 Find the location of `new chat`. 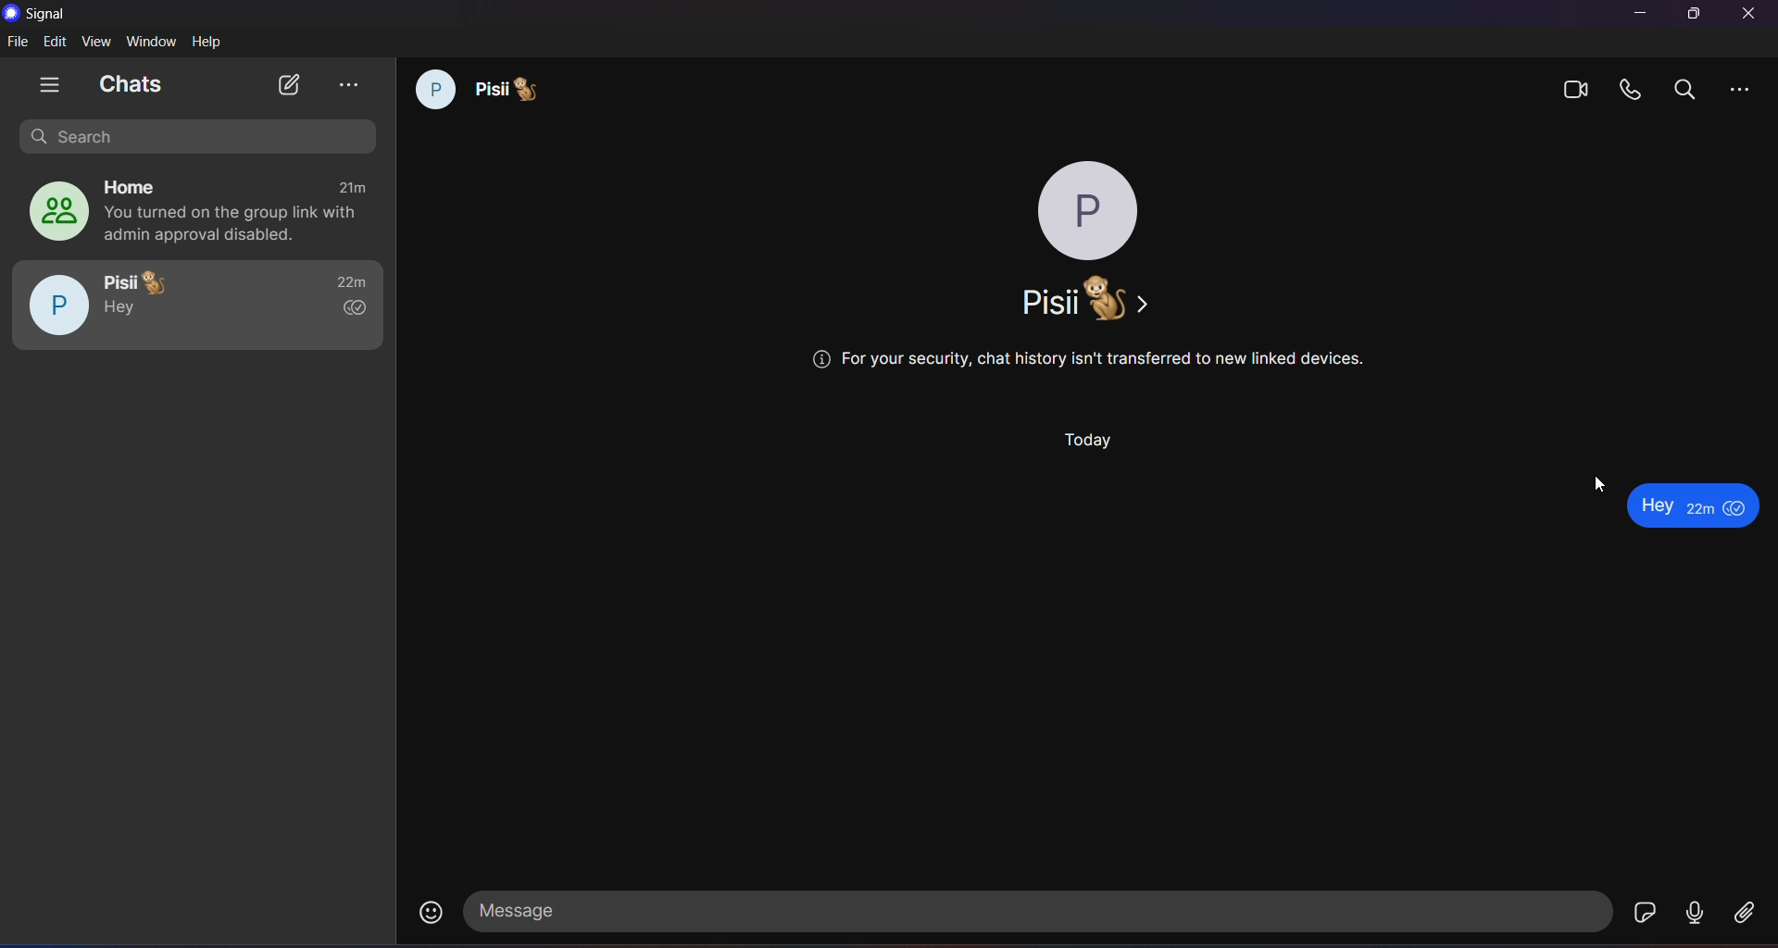

new chat is located at coordinates (289, 84).